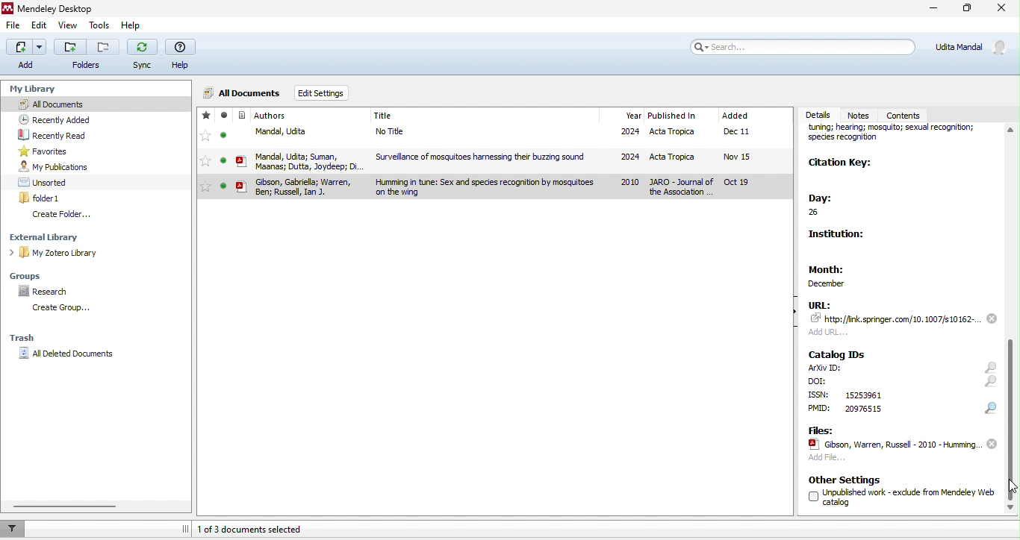 This screenshot has height=540, width=1020. I want to click on groups, so click(31, 274).